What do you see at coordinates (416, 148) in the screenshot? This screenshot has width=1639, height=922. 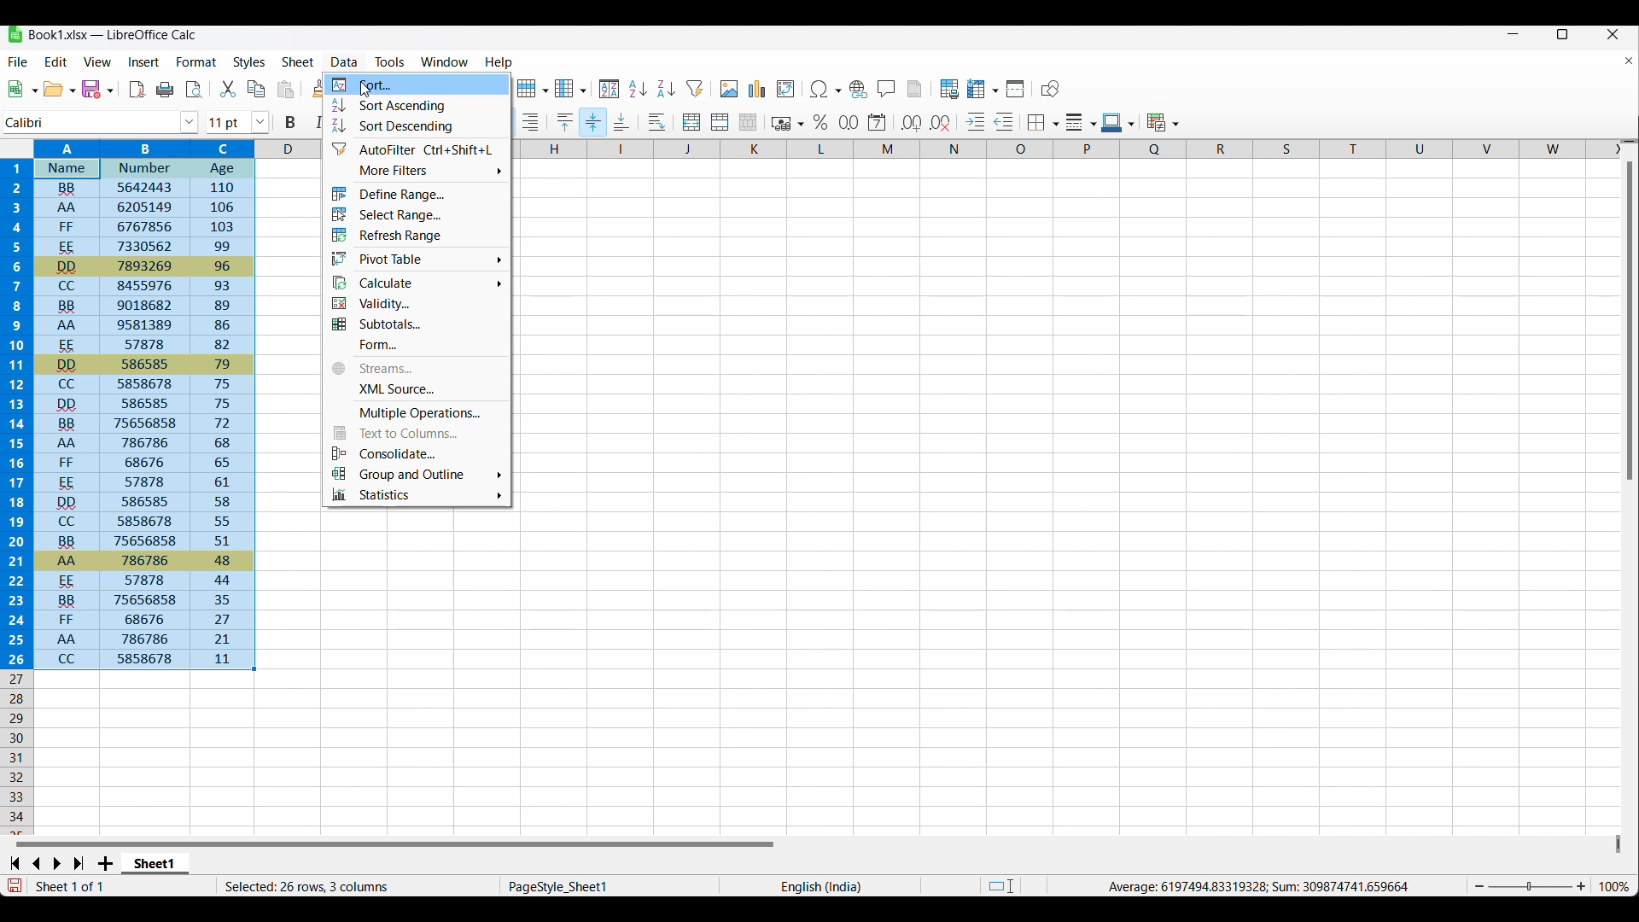 I see `AutoFilter` at bounding box center [416, 148].